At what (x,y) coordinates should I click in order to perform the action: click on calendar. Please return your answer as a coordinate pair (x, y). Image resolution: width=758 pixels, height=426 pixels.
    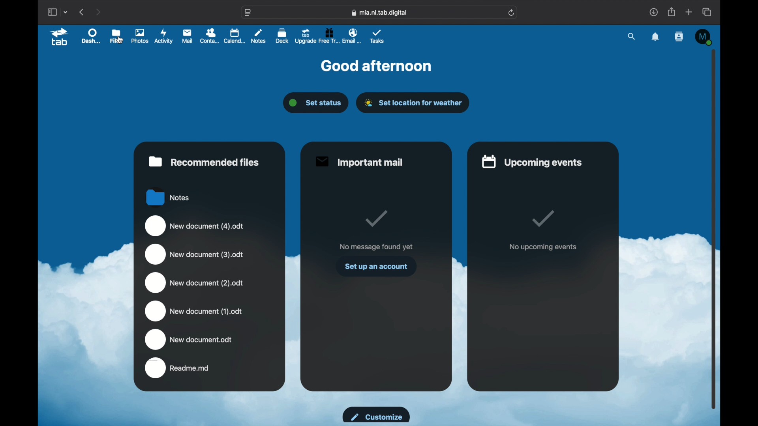
    Looking at the image, I should click on (234, 35).